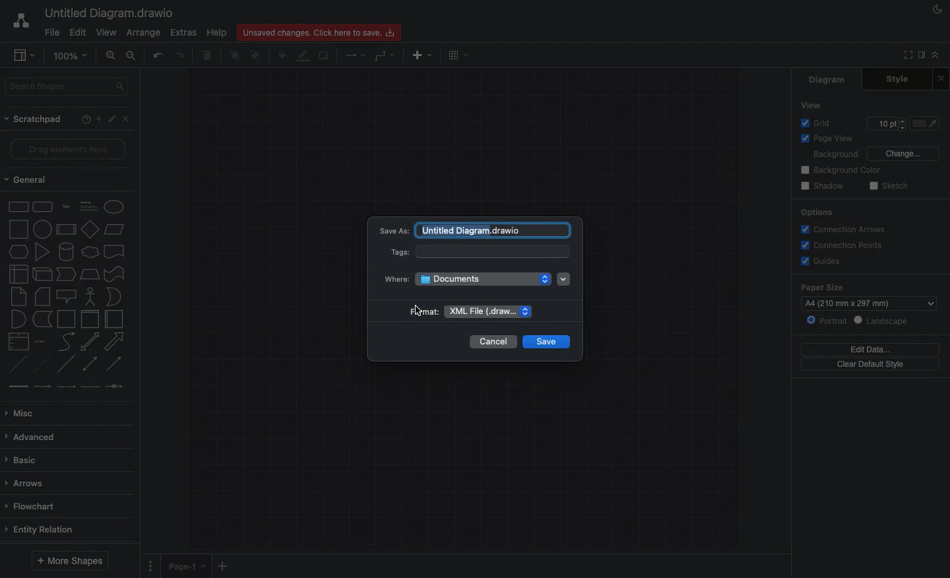  What do you see at coordinates (827, 321) in the screenshot?
I see `Portrait ` at bounding box center [827, 321].